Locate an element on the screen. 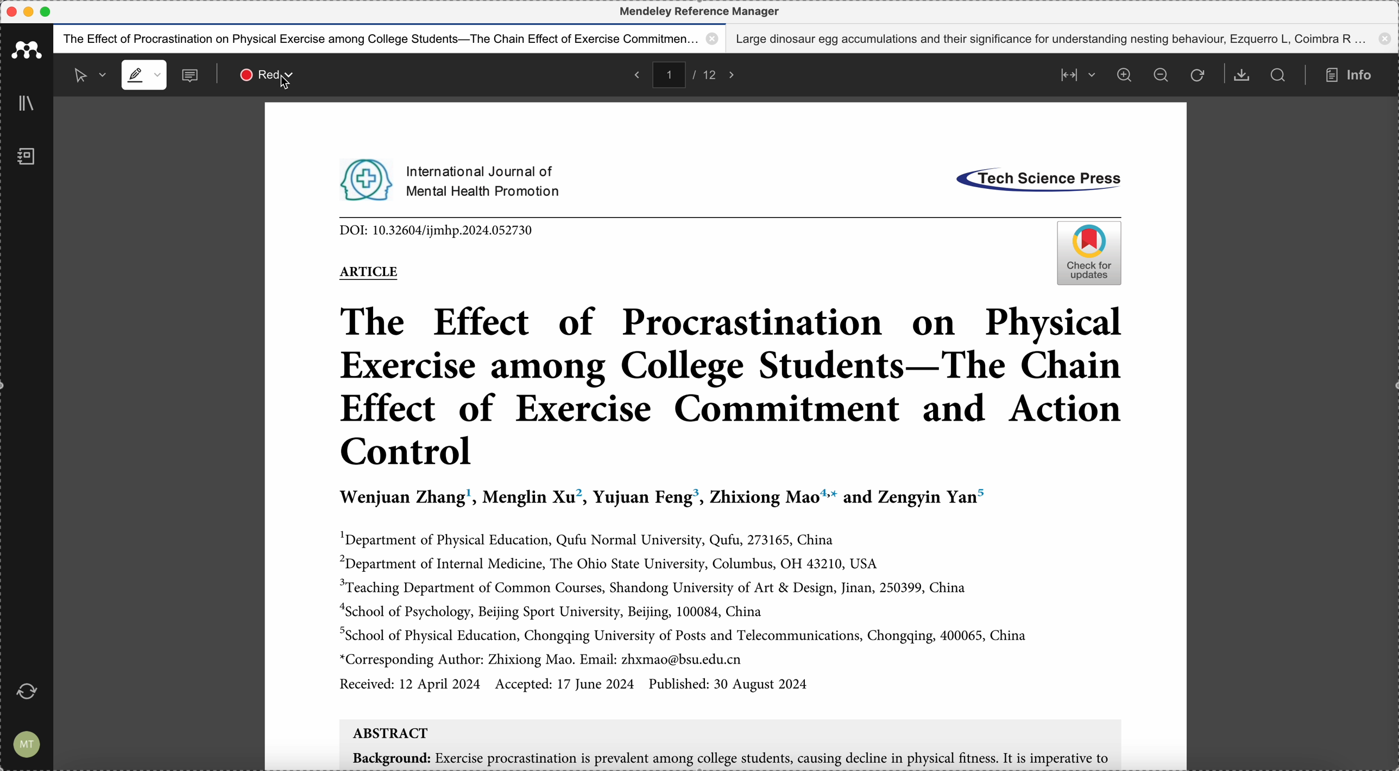  refresh the page is located at coordinates (1197, 76).